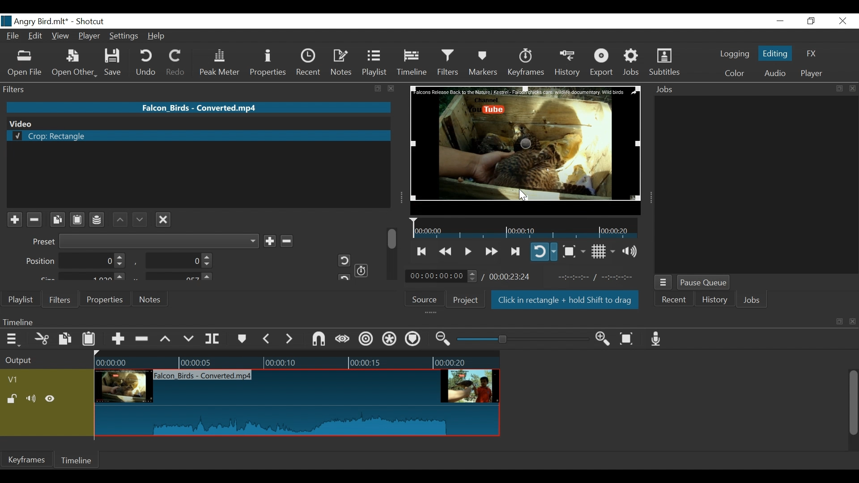 Image resolution: width=859 pixels, height=483 pixels. Describe the element at coordinates (117, 340) in the screenshot. I see `Append` at that location.